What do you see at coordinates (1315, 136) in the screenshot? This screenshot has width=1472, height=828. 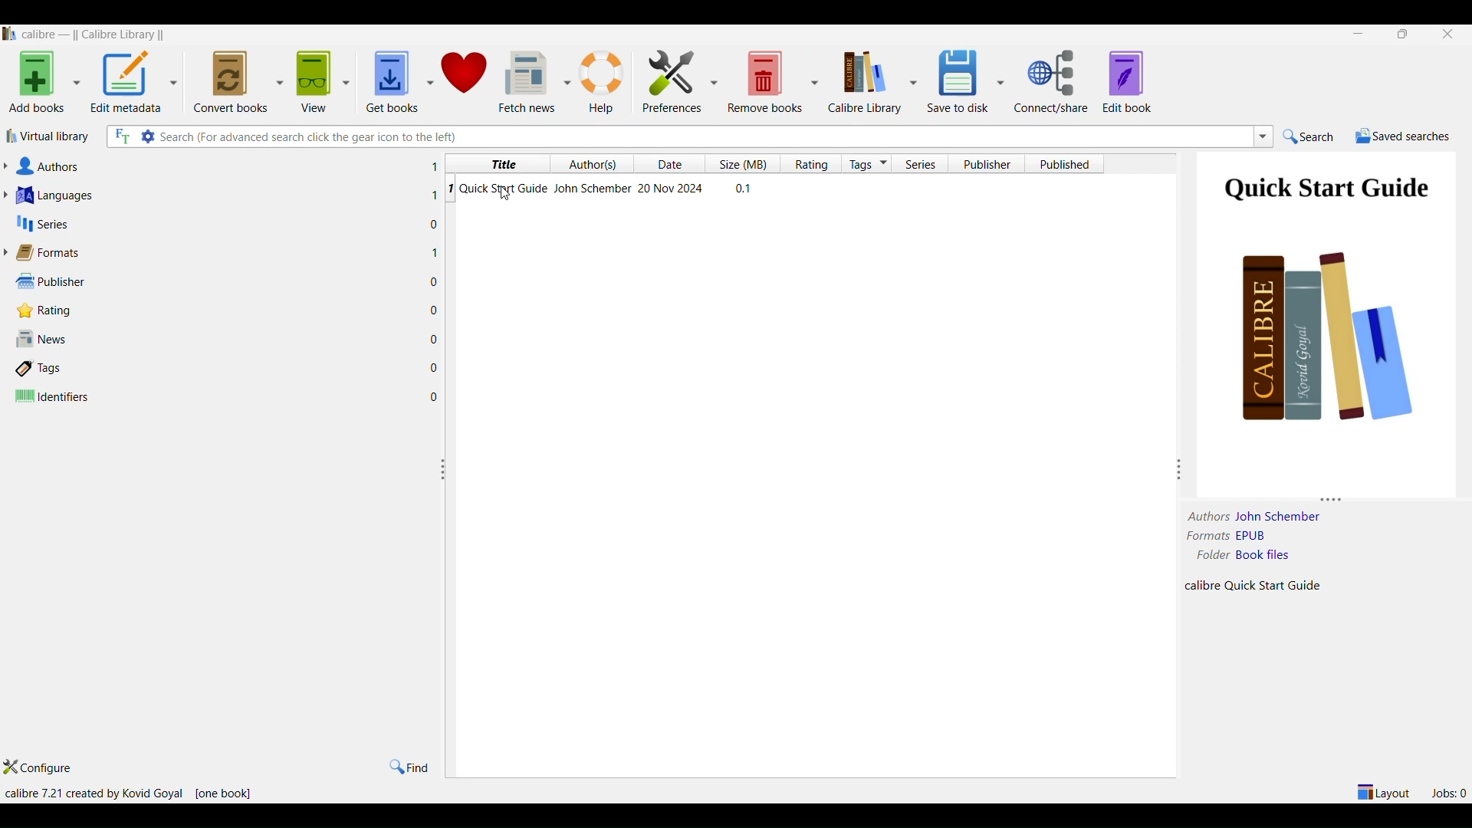 I see `search` at bounding box center [1315, 136].